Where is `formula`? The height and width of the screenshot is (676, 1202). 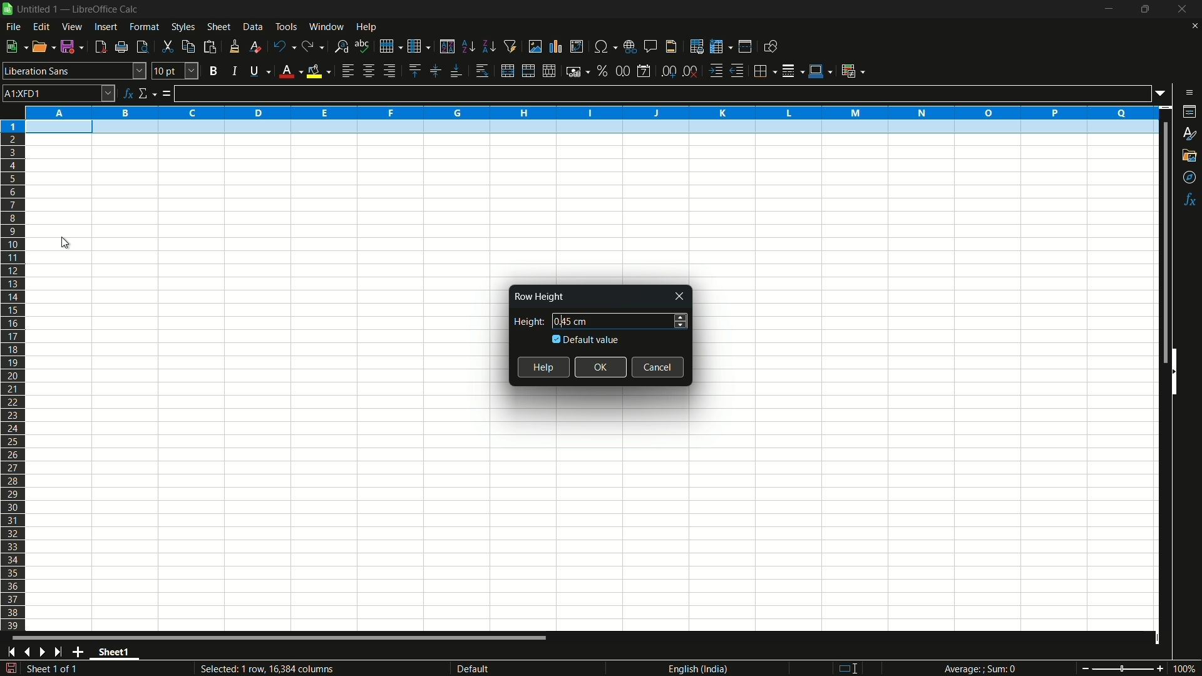 formula is located at coordinates (167, 95).